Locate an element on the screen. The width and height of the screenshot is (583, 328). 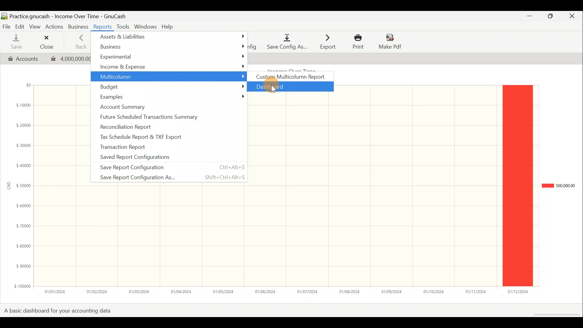
x-axis (date) is located at coordinates (285, 295).